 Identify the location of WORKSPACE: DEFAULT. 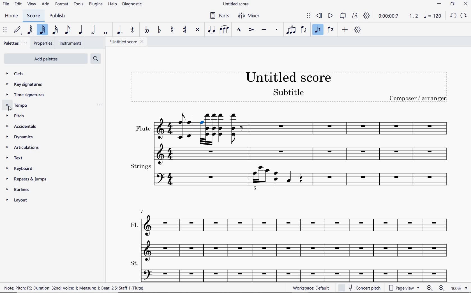
(311, 288).